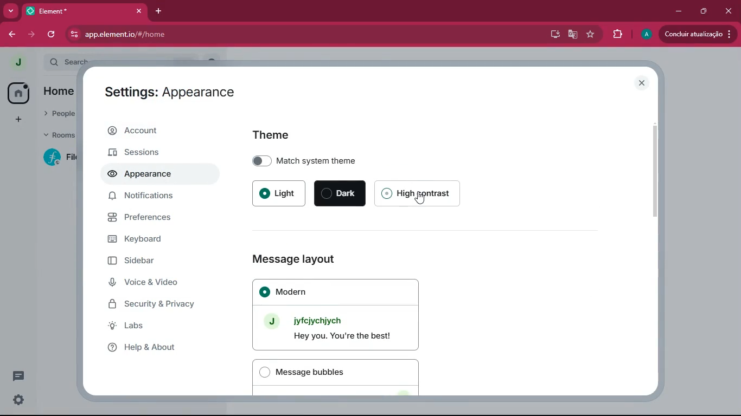 The height and width of the screenshot is (416, 741). I want to click on home, so click(17, 93).